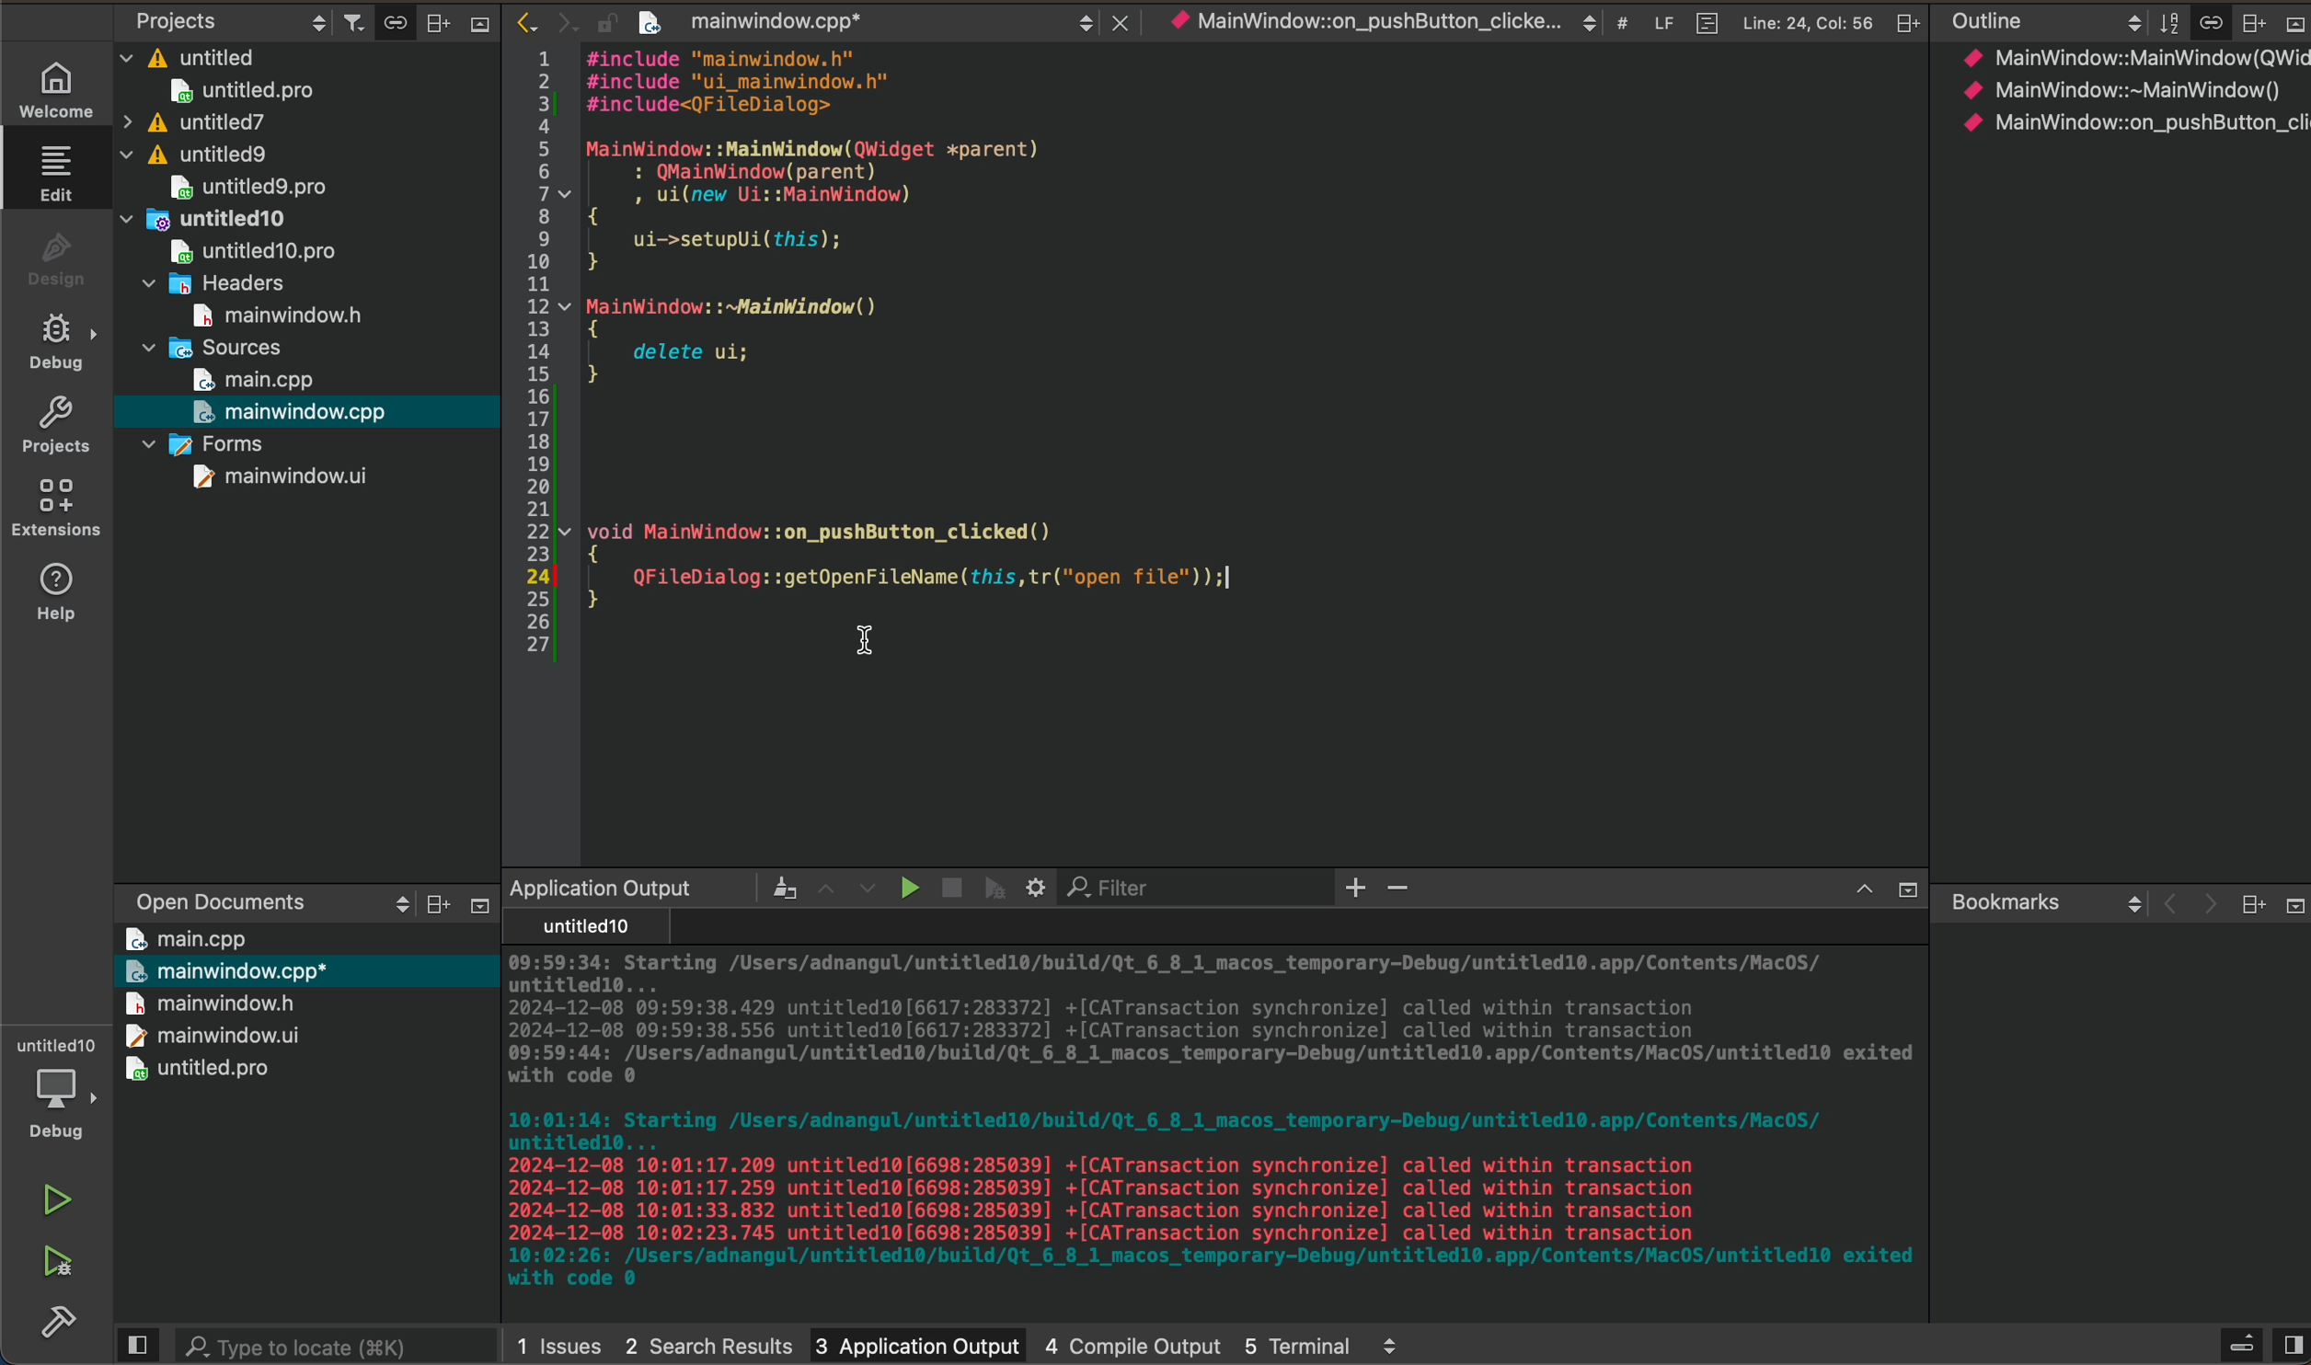 The width and height of the screenshot is (2311, 1365). Describe the element at coordinates (309, 19) in the screenshot. I see `scroll` at that location.